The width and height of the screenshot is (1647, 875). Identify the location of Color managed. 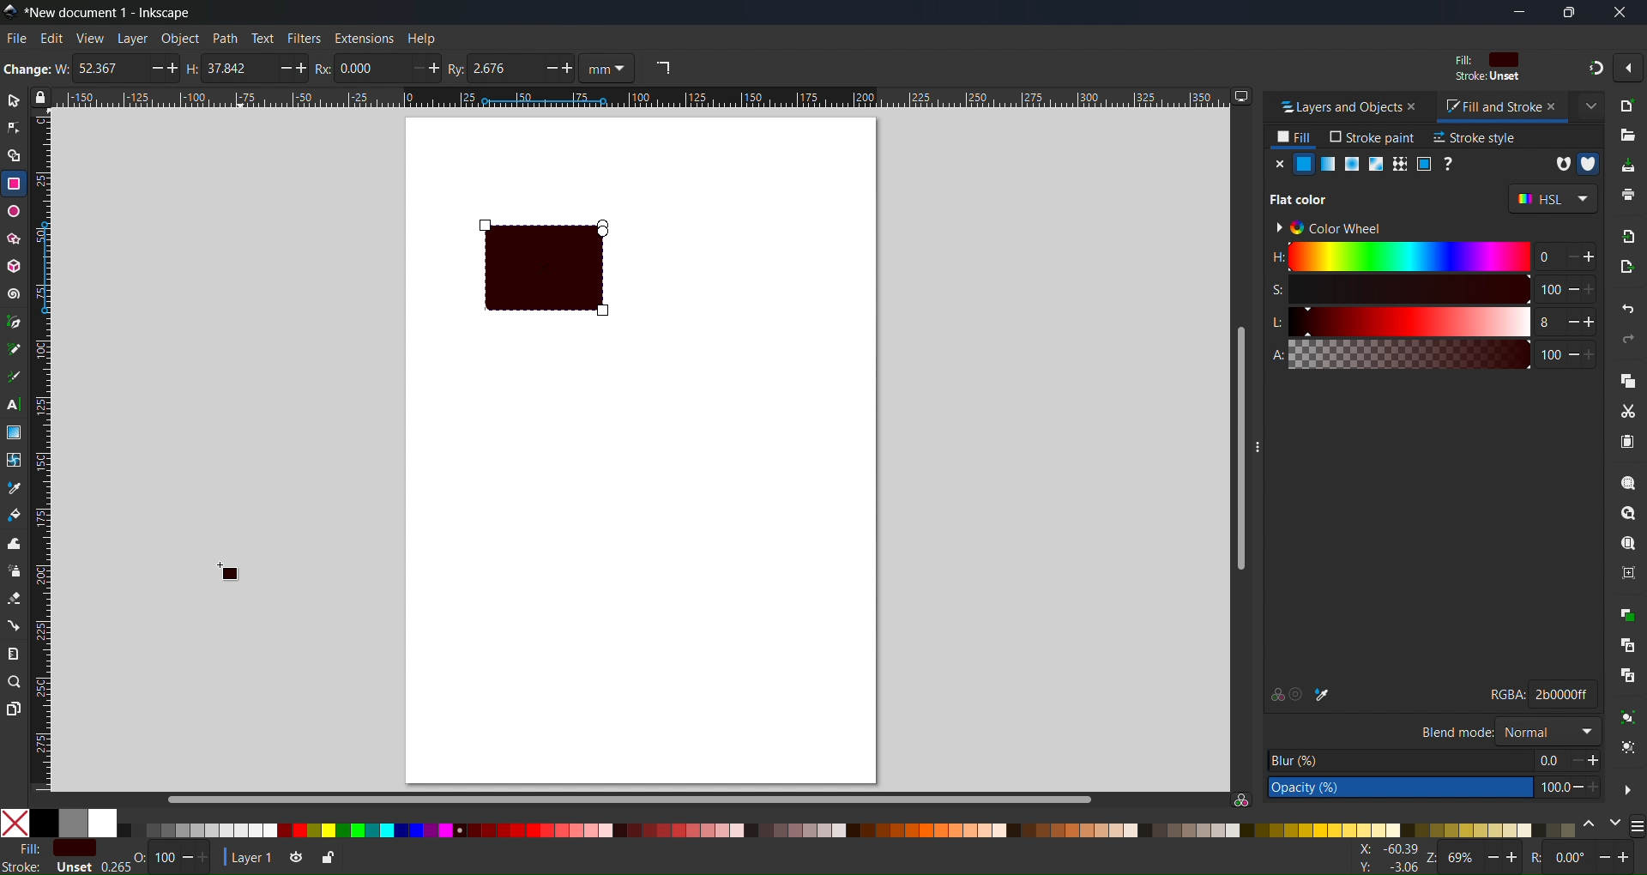
(1275, 694).